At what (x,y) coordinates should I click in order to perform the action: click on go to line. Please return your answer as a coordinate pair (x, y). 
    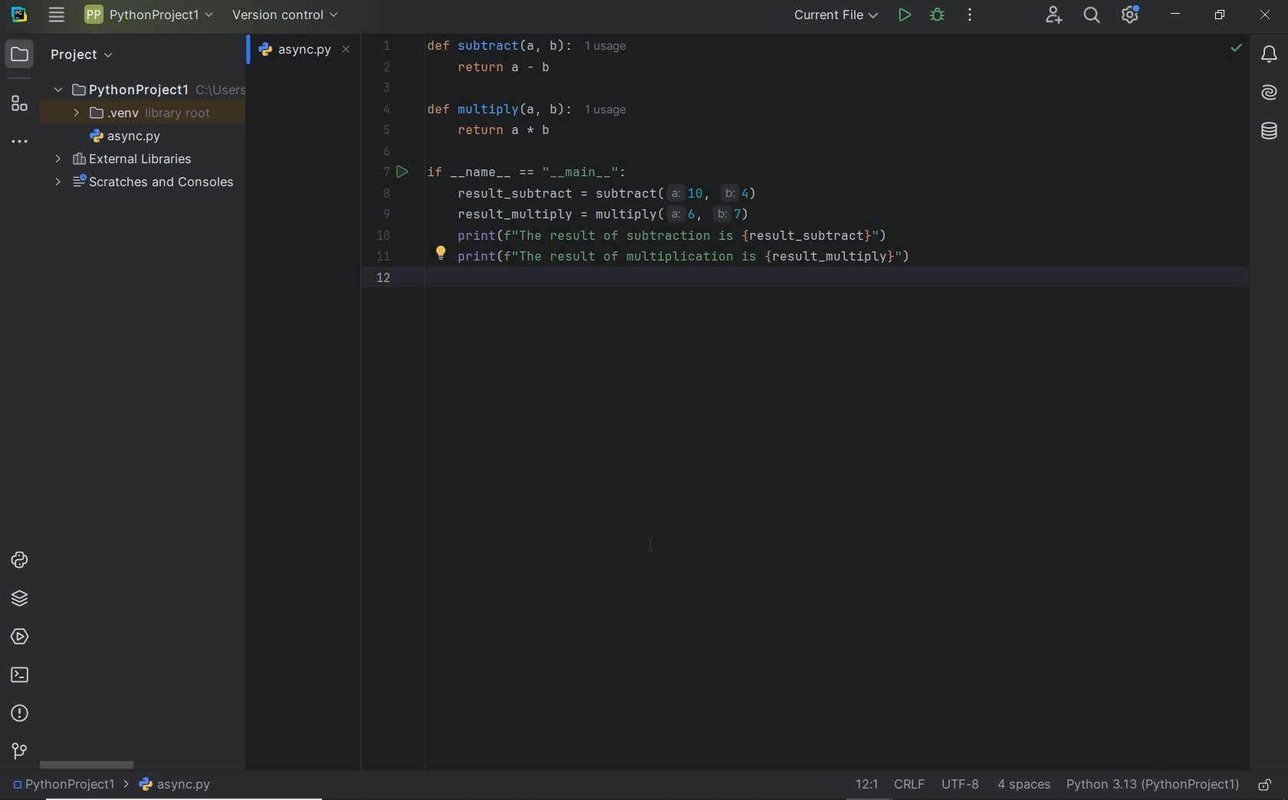
    Looking at the image, I should click on (864, 785).